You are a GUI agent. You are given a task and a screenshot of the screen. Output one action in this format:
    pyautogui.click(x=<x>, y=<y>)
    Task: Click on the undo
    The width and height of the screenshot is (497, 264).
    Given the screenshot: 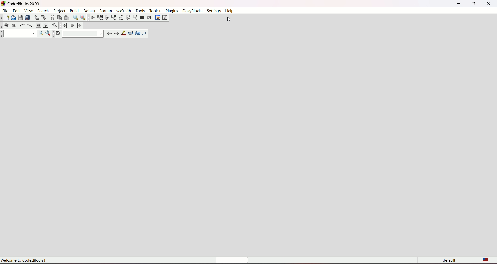 What is the action you would take?
    pyautogui.click(x=37, y=18)
    